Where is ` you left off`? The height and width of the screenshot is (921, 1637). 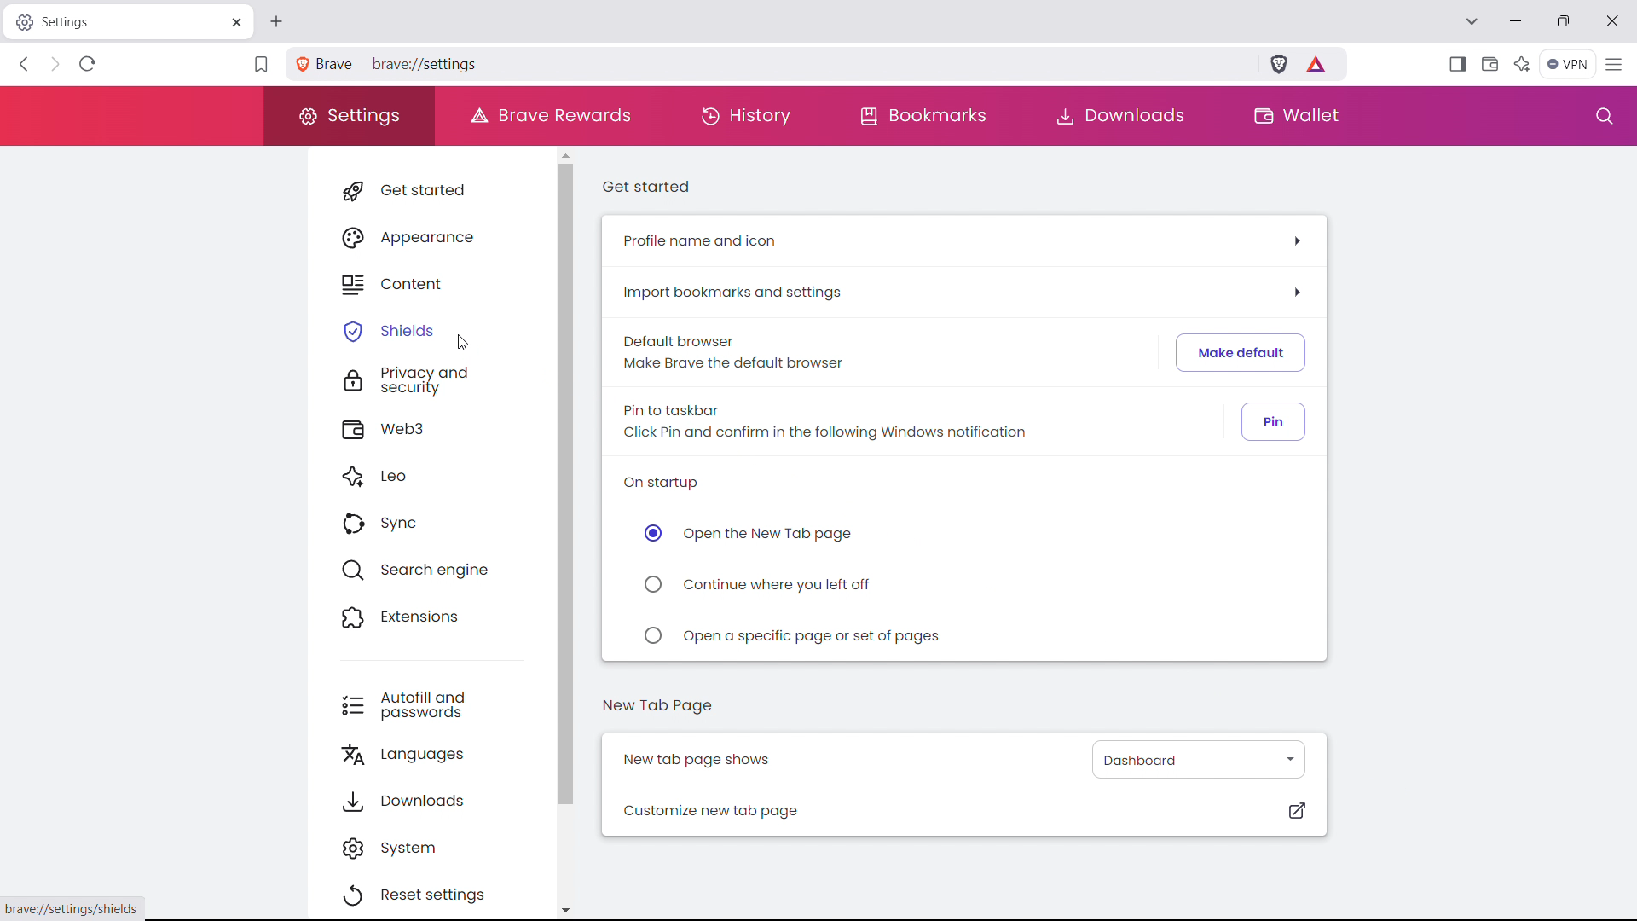
 you left off is located at coordinates (778, 586).